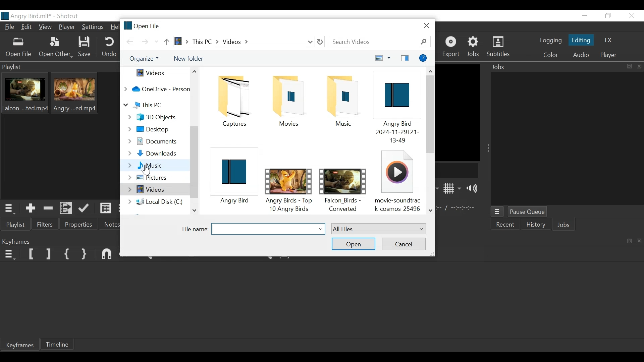 This screenshot has height=362, width=644. Describe the element at coordinates (19, 48) in the screenshot. I see `Open File` at that location.